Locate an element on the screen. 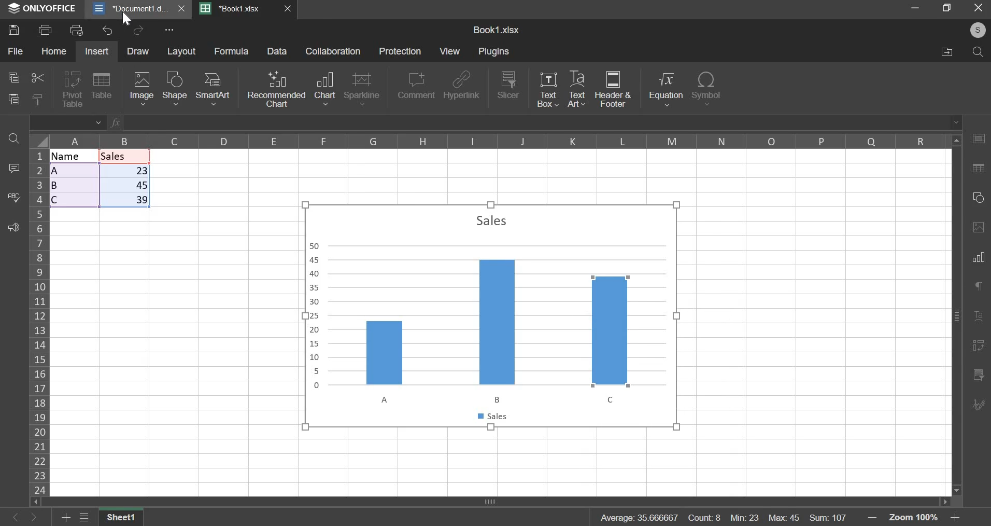 Image resolution: width=991 pixels, height=526 pixels. copy style is located at coordinates (38, 99).